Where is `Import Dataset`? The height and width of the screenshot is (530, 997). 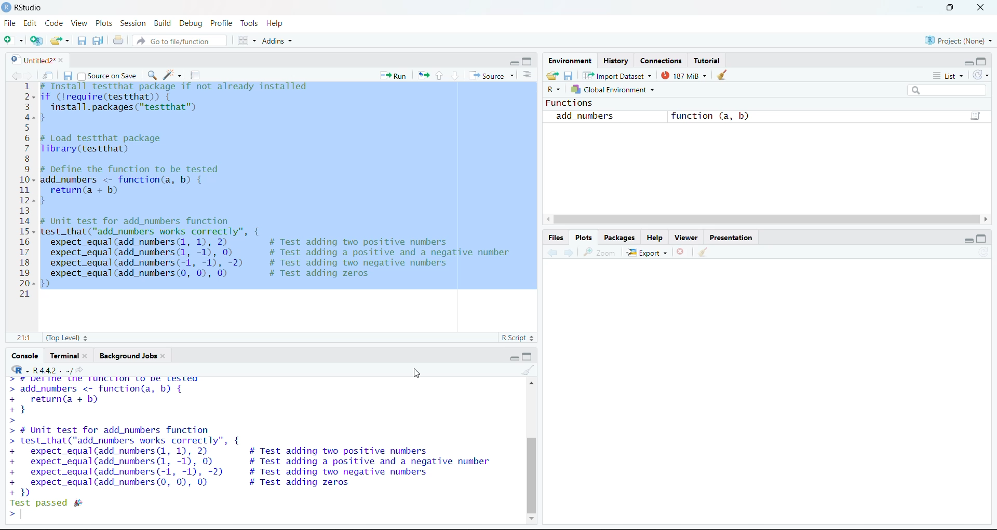 Import Dataset is located at coordinates (617, 76).